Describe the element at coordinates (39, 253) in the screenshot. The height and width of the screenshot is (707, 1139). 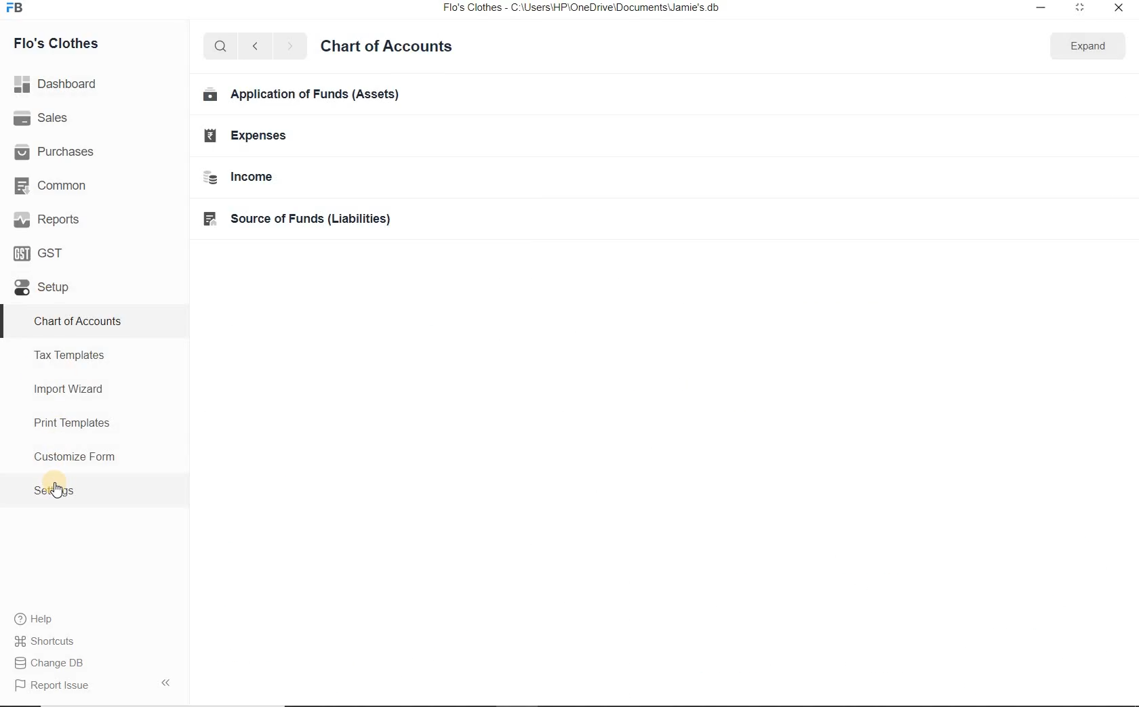
I see `GST` at that location.